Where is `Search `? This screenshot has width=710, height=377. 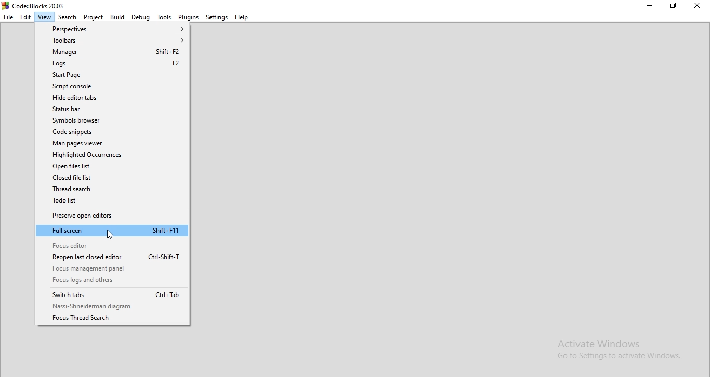 Search  is located at coordinates (67, 17).